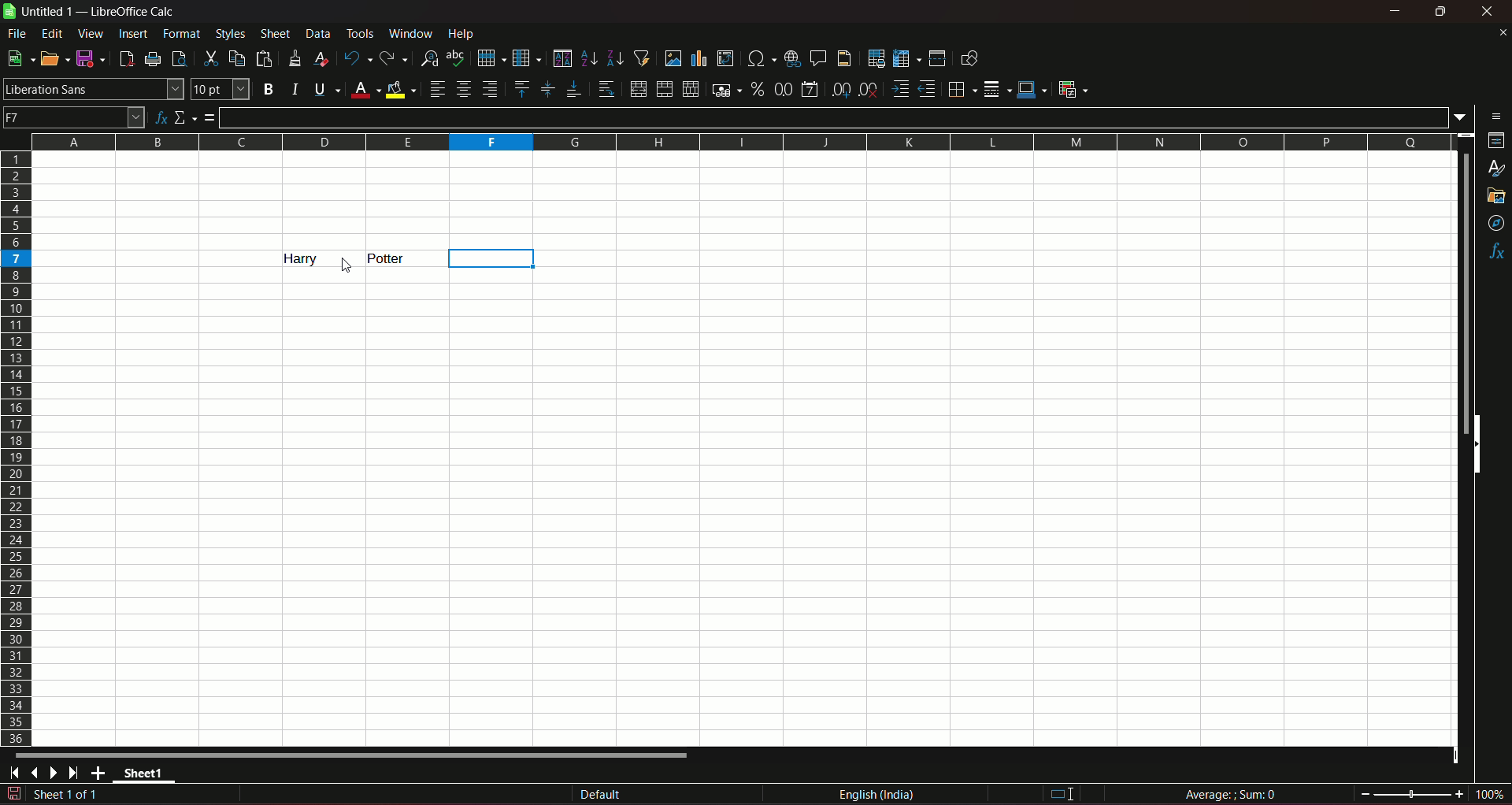  I want to click on scroll to first, so click(9, 775).